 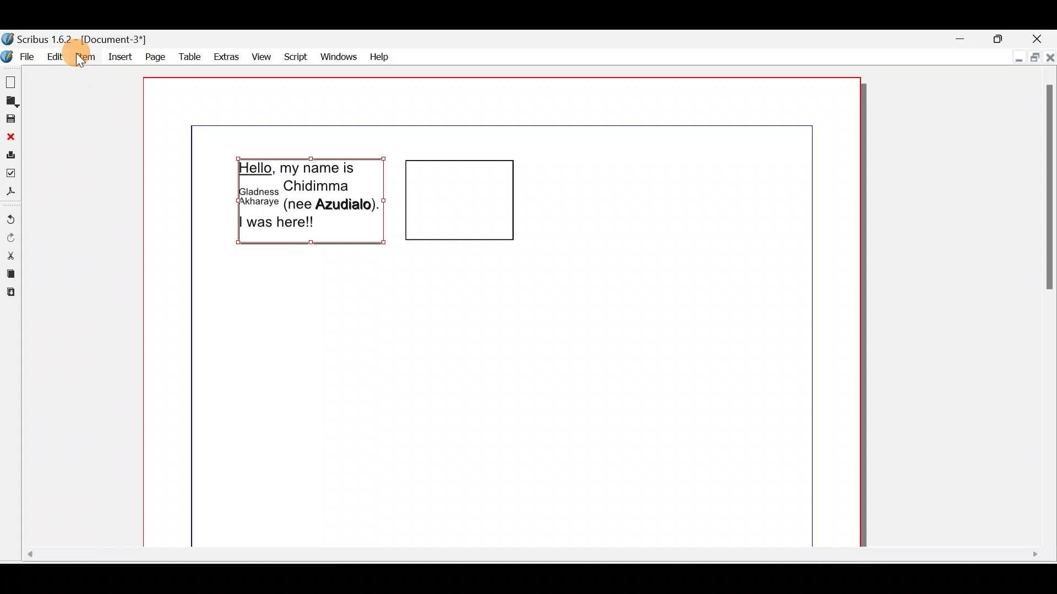 I want to click on Edit, so click(x=56, y=57).